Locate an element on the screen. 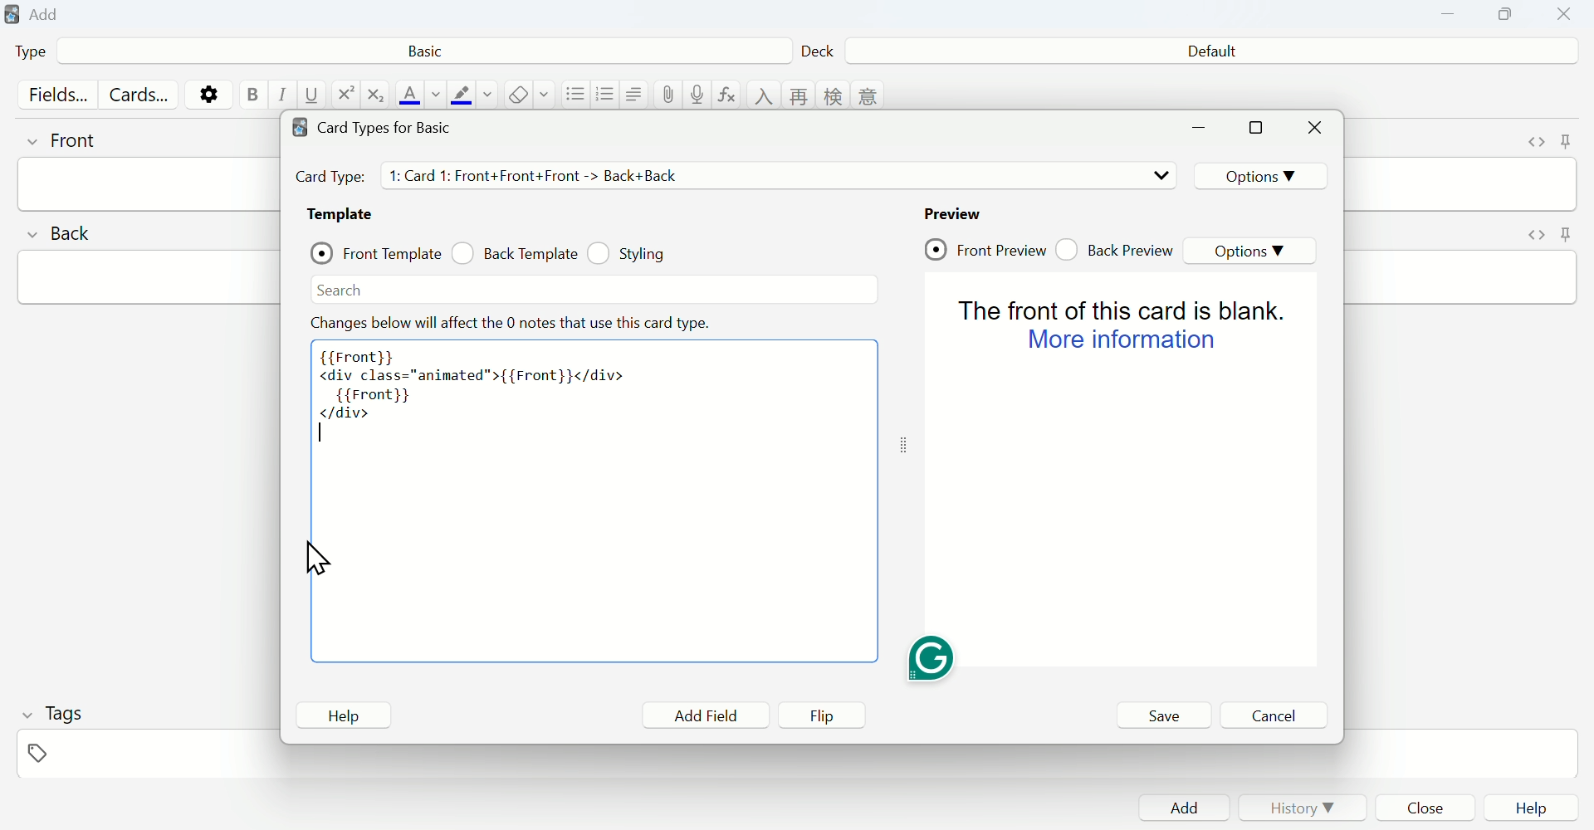 This screenshot has height=830, width=1594. Default is located at coordinates (1215, 51).